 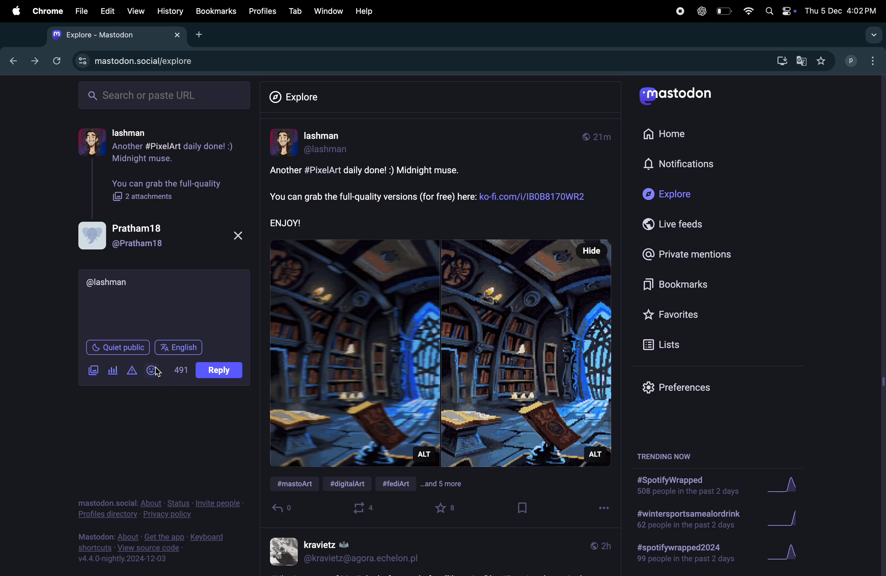 What do you see at coordinates (680, 95) in the screenshot?
I see `Mastodon` at bounding box center [680, 95].